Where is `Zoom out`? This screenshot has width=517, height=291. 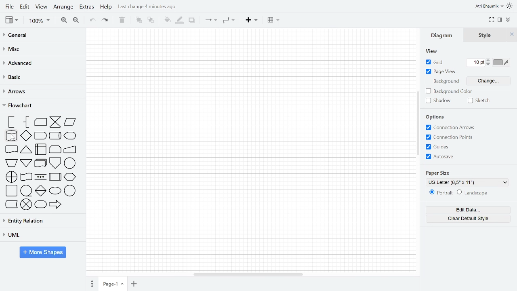
Zoom out is located at coordinates (76, 21).